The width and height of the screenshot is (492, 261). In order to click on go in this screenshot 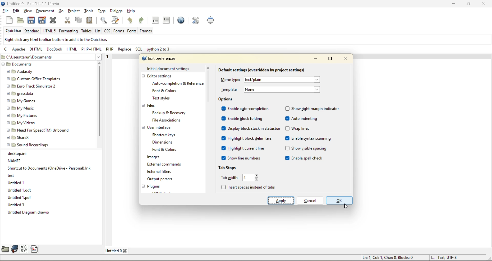, I will do `click(63, 12)`.